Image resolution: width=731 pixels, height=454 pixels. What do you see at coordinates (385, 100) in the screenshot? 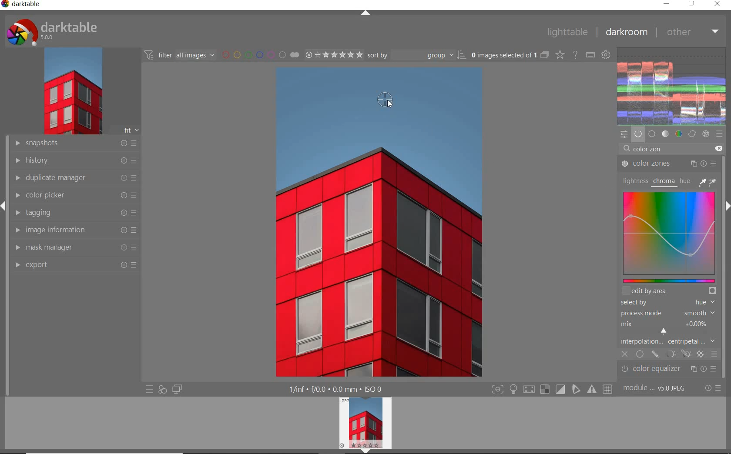
I see `COLOR PICKER TOOL` at bounding box center [385, 100].